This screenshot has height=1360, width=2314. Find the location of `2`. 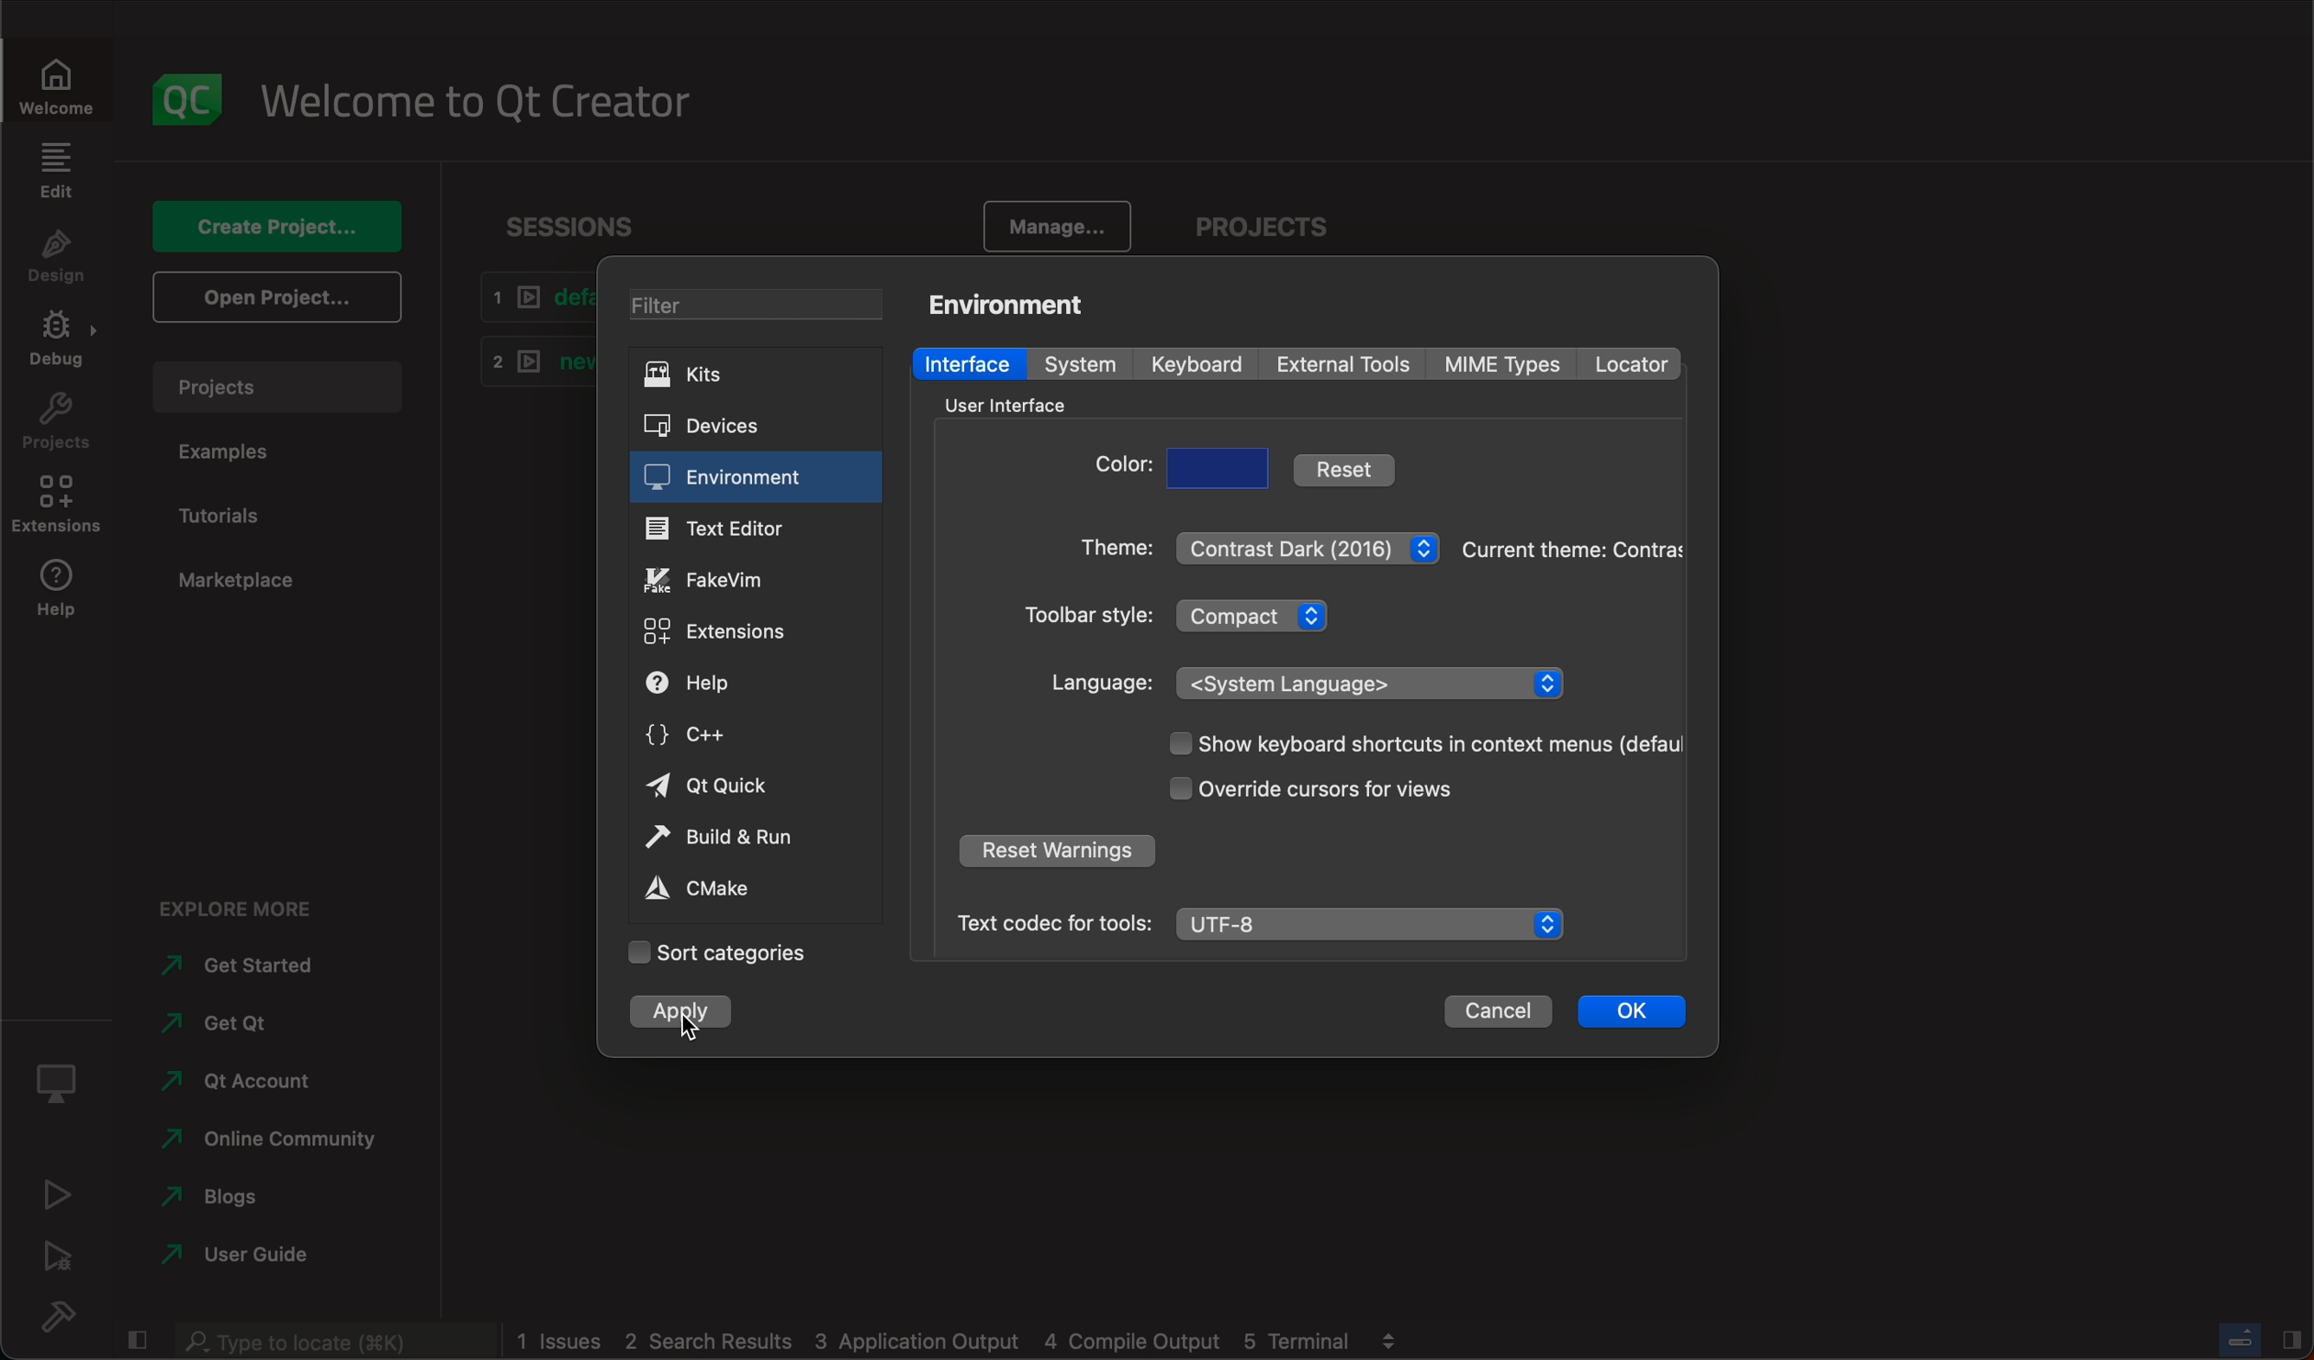

2 is located at coordinates (530, 359).